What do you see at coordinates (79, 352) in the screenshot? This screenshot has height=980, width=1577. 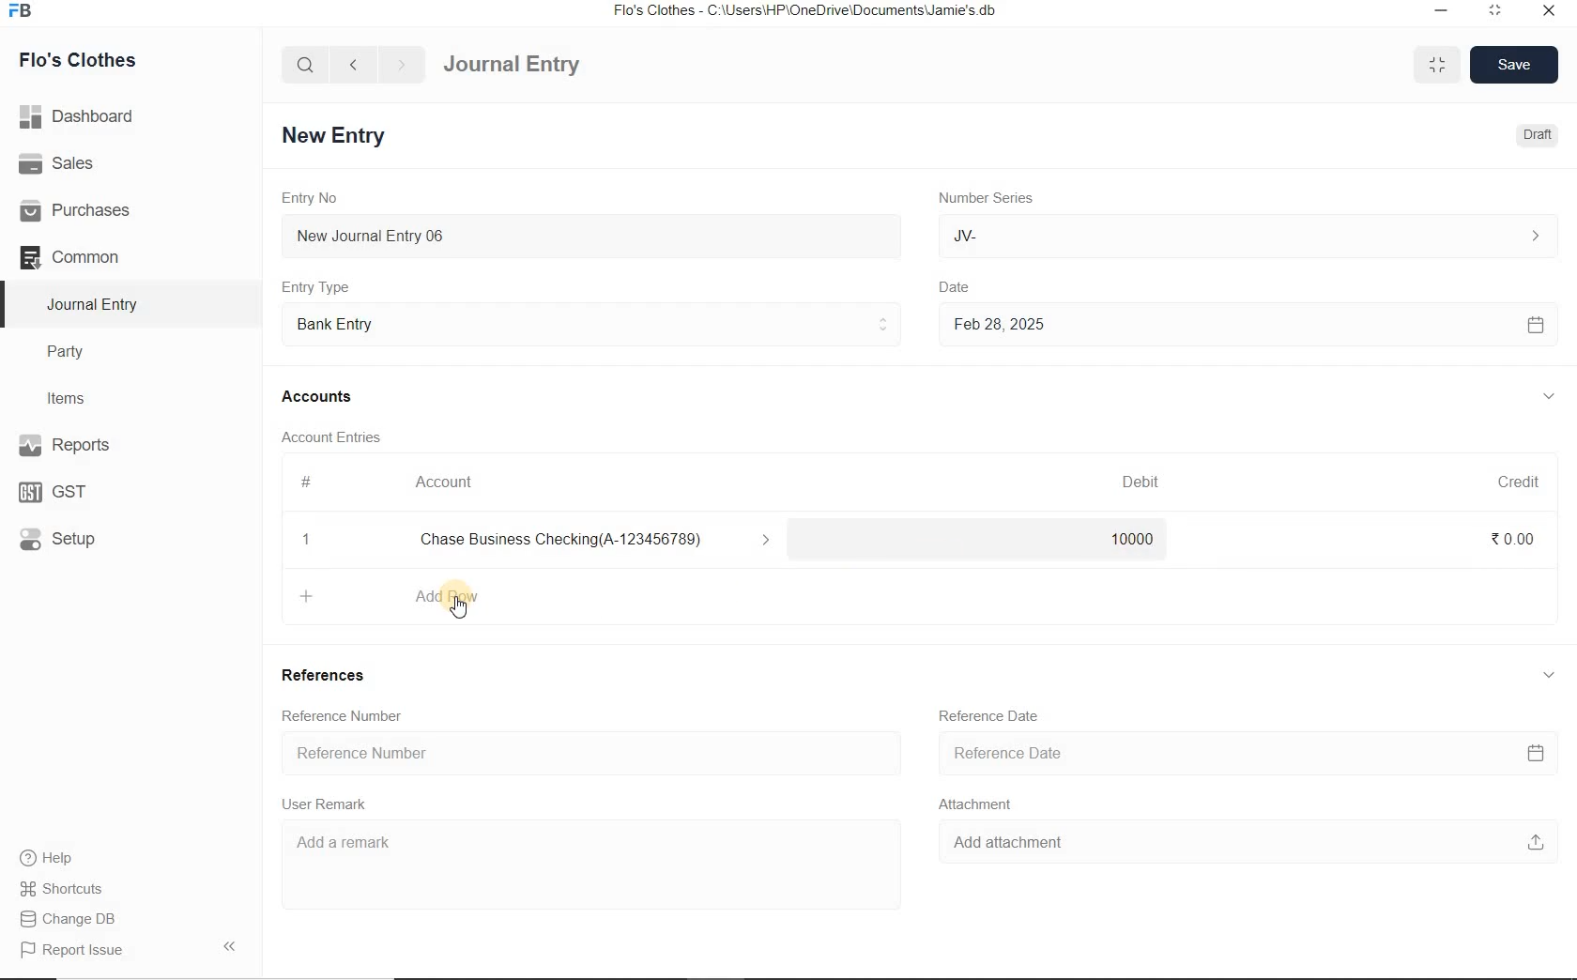 I see `Party` at bounding box center [79, 352].